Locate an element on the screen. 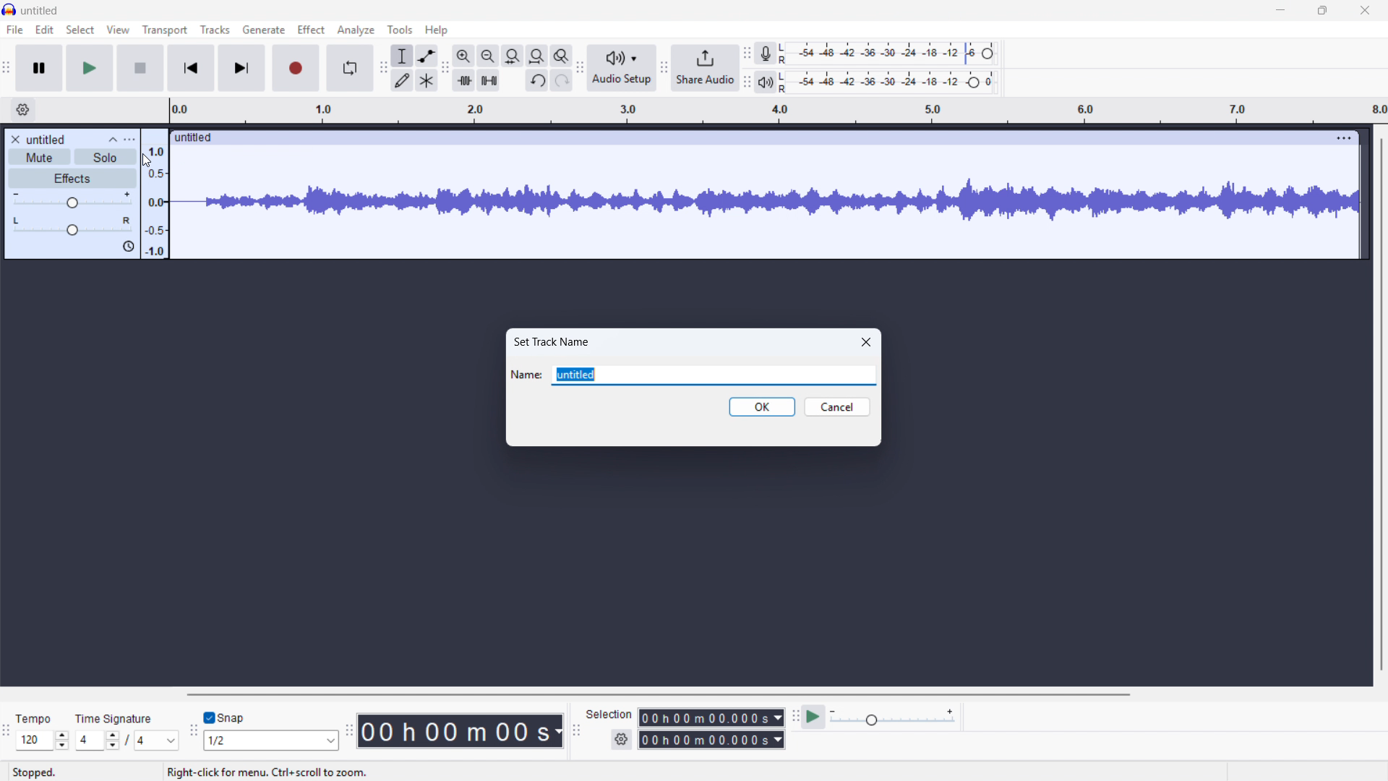  open menu...(shift+M) is located at coordinates (225, 772).